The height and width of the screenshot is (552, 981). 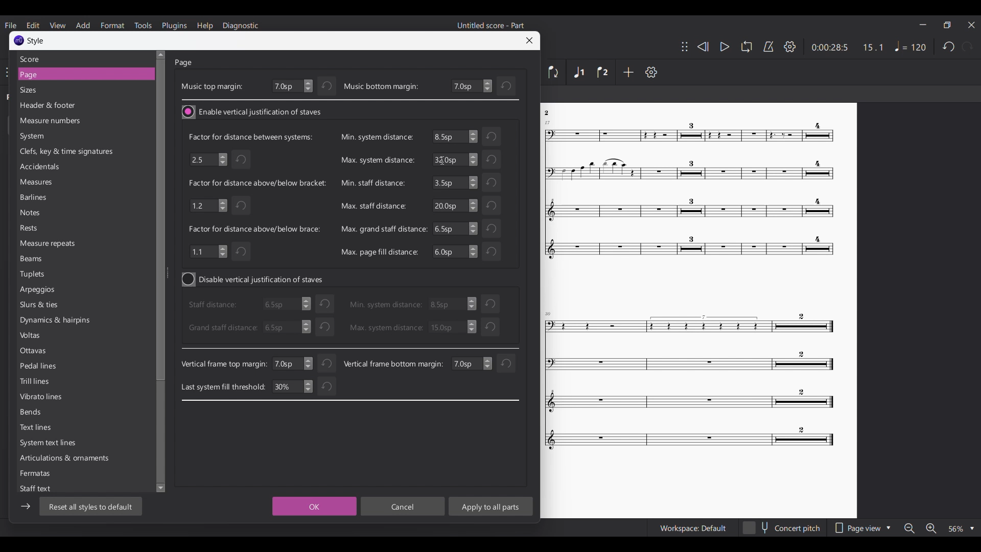 What do you see at coordinates (782, 529) in the screenshot?
I see `concert pitch` at bounding box center [782, 529].